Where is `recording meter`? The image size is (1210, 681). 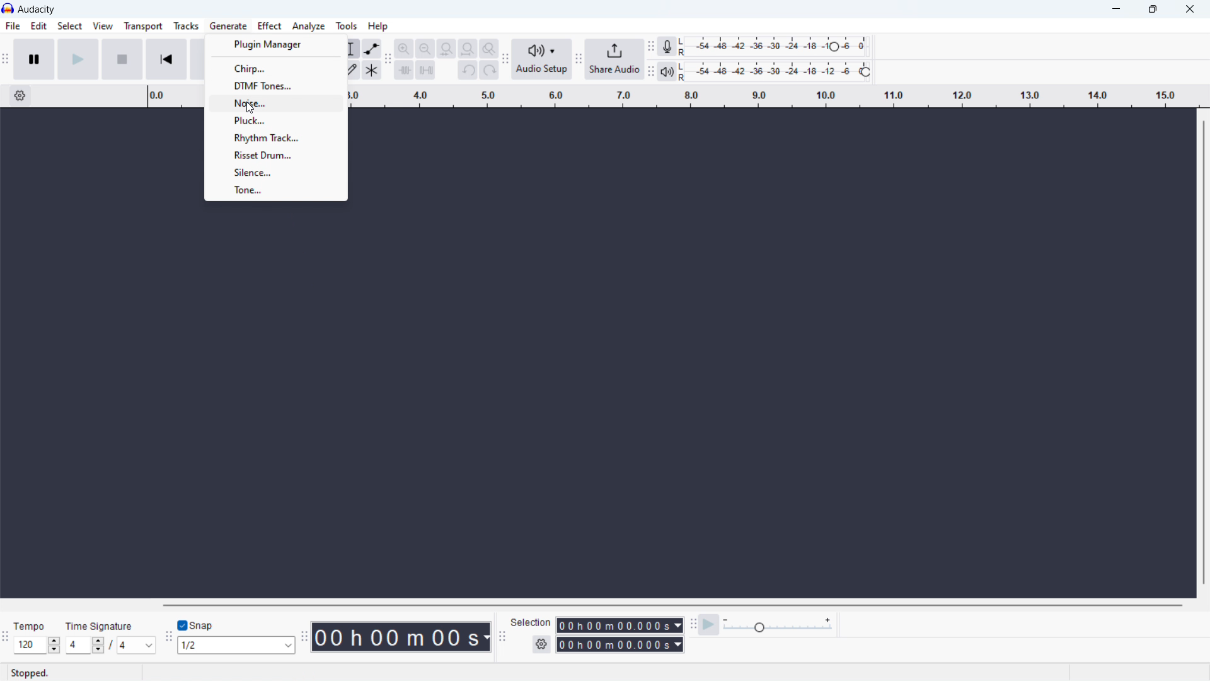 recording meter is located at coordinates (667, 46).